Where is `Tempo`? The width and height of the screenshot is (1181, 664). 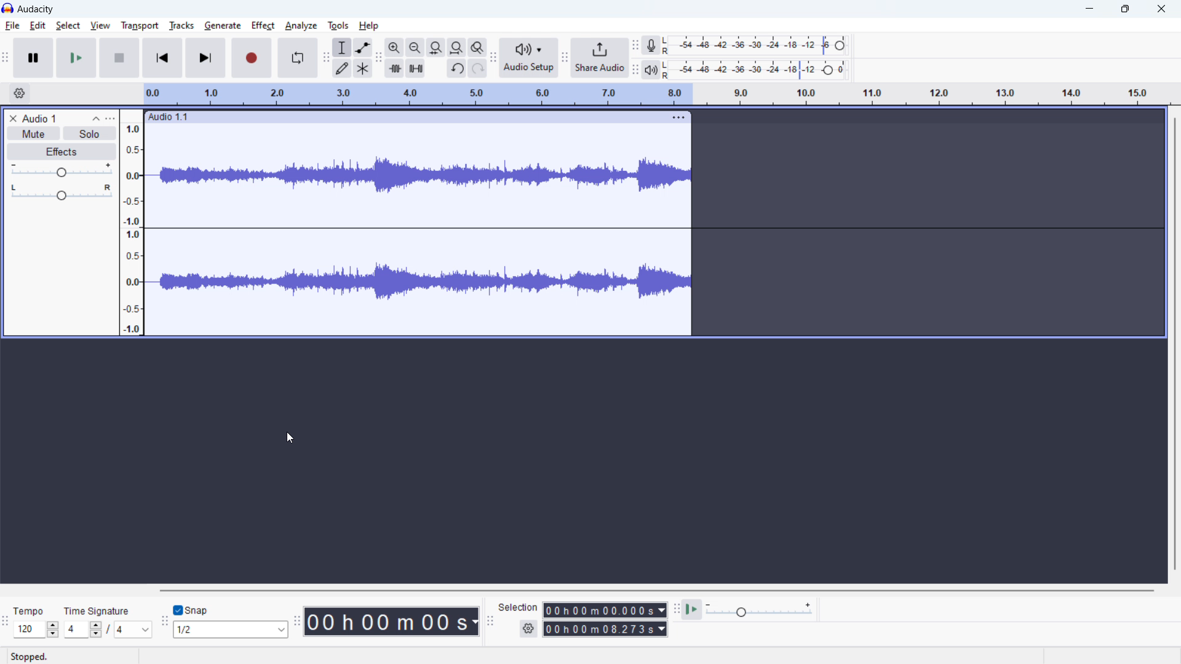
Tempo is located at coordinates (30, 610).